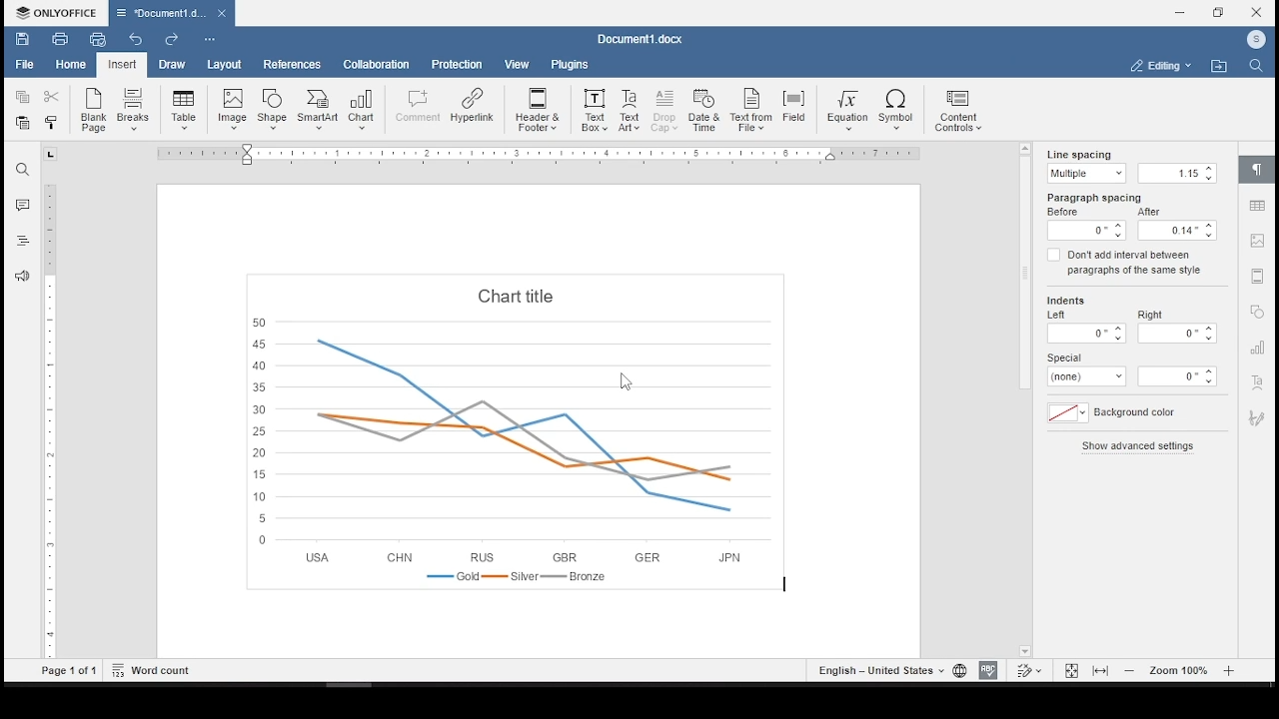 This screenshot has width=1279, height=719. I want to click on new blank page, so click(95, 110).